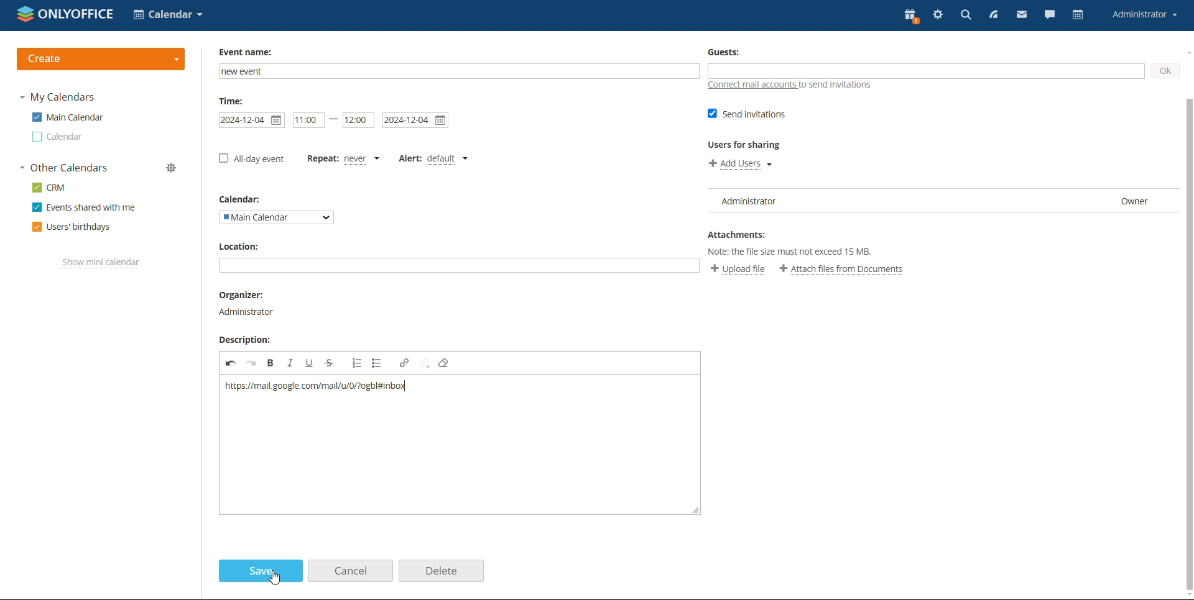 The image size is (1194, 600). Describe the element at coordinates (65, 14) in the screenshot. I see `logo` at that location.